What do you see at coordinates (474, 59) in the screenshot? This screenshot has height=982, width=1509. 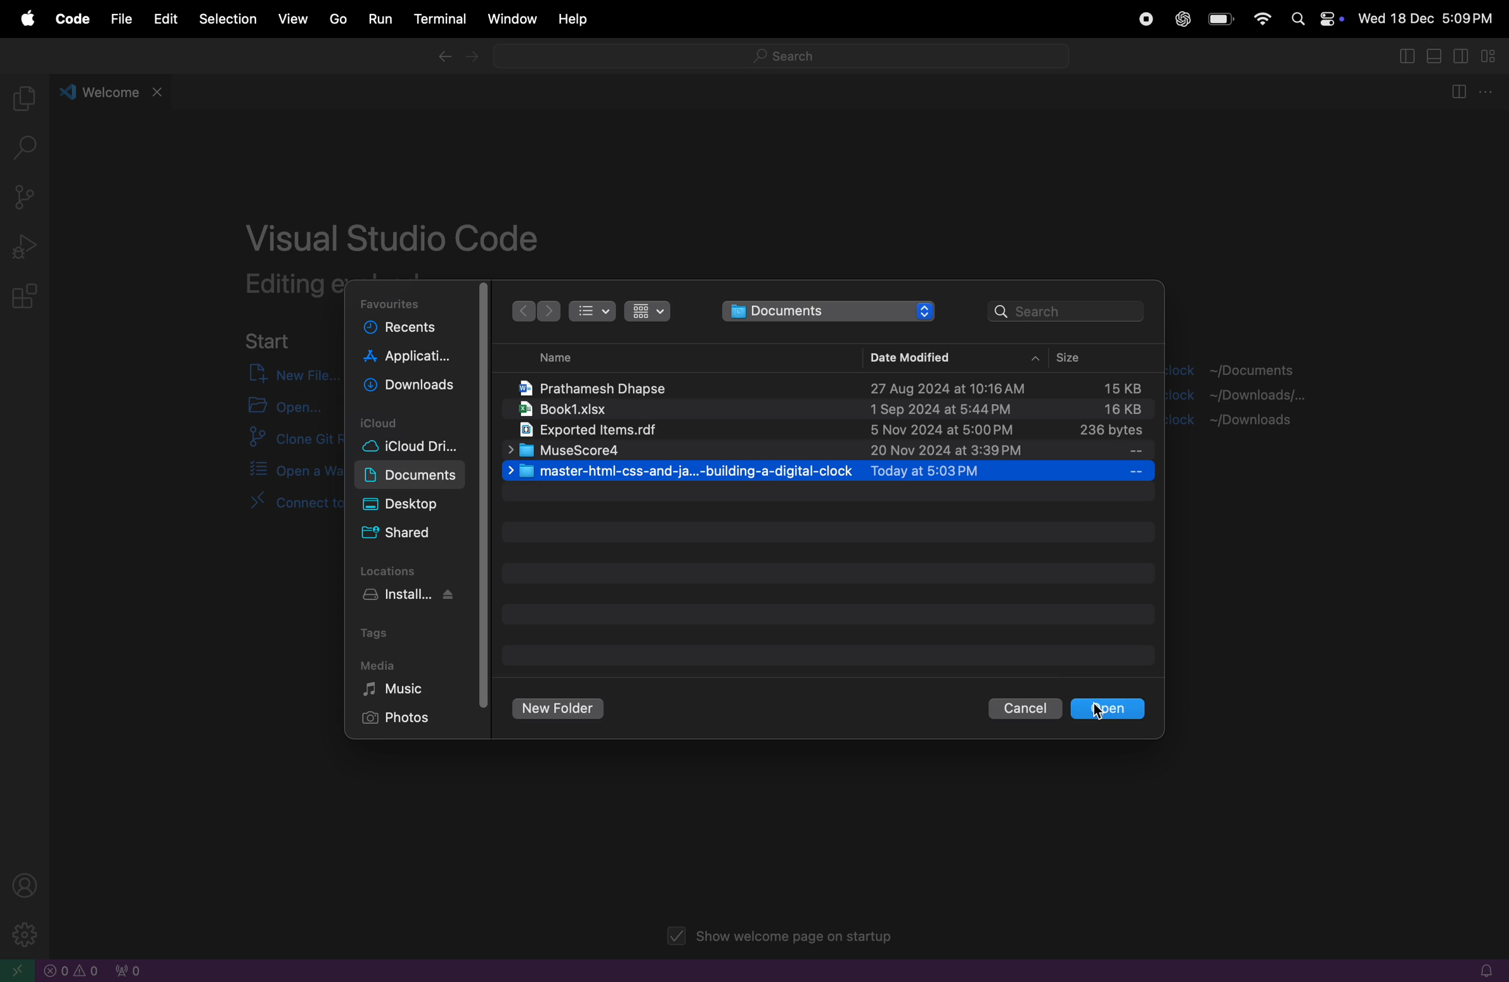 I see `forward` at bounding box center [474, 59].